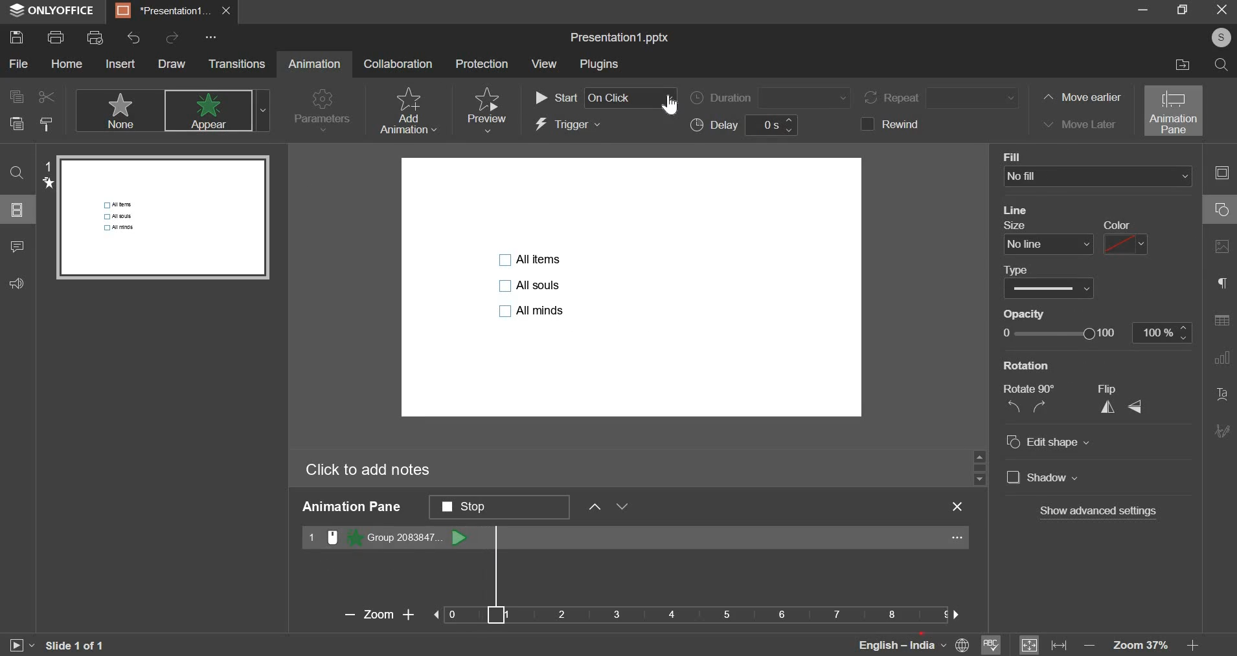 This screenshot has height=656, width=1237. Describe the element at coordinates (569, 126) in the screenshot. I see `trigger` at that location.